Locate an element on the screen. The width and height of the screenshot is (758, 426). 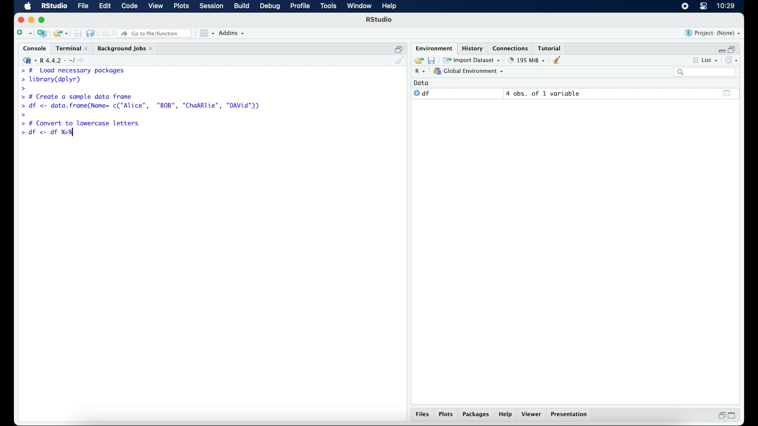
save is located at coordinates (78, 33).